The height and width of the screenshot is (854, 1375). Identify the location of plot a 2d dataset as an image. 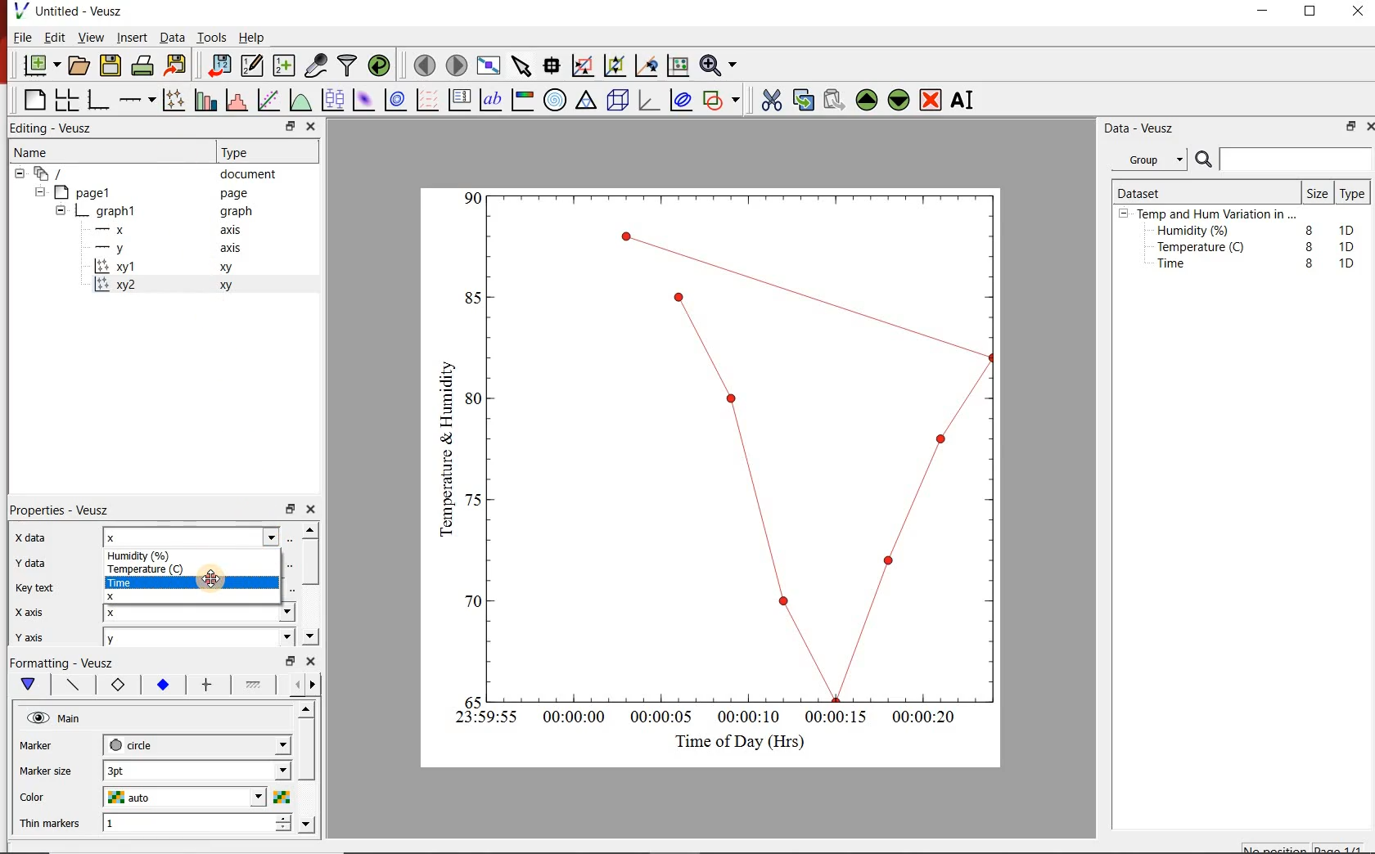
(364, 101).